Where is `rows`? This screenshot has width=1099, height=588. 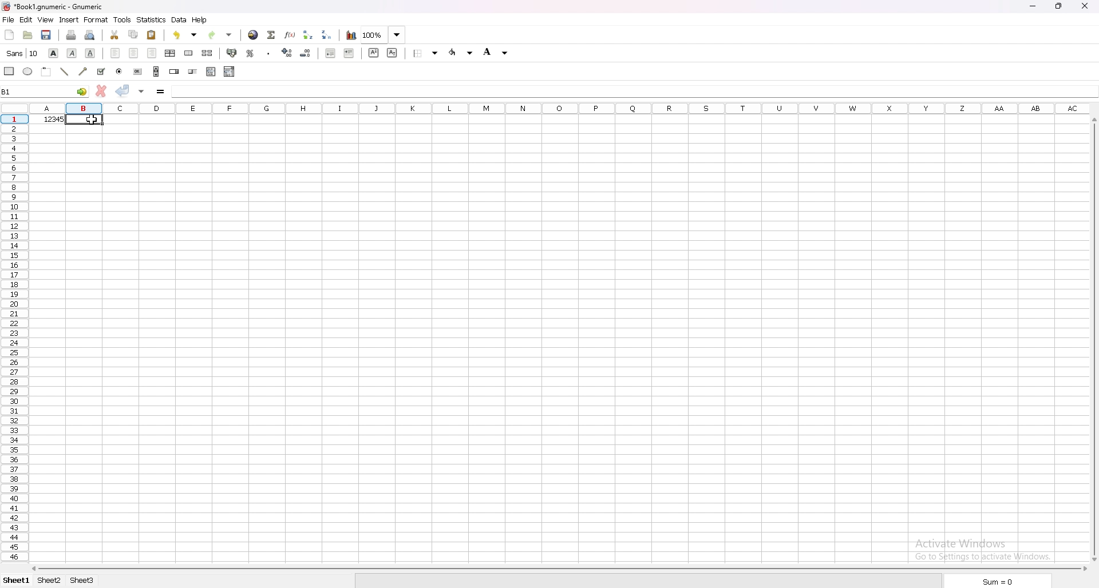 rows is located at coordinates (14, 343).